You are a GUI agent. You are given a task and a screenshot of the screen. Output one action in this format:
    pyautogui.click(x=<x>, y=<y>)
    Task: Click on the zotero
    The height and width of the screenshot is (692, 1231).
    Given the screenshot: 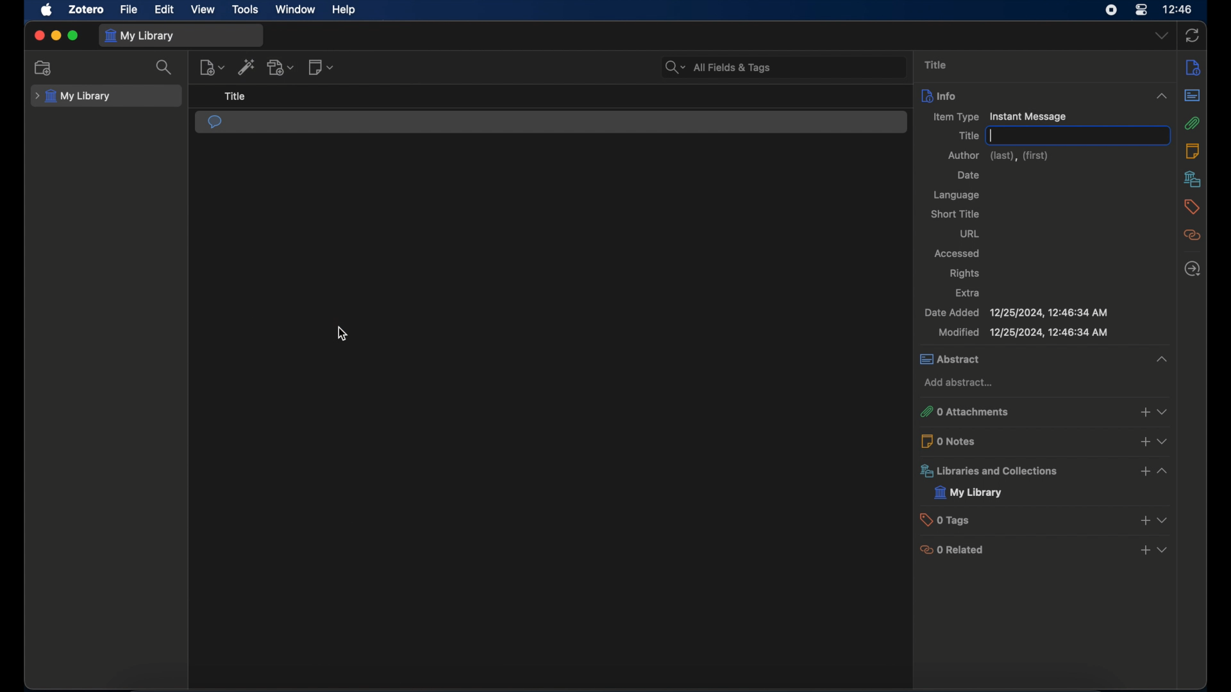 What is the action you would take?
    pyautogui.click(x=87, y=10)
    